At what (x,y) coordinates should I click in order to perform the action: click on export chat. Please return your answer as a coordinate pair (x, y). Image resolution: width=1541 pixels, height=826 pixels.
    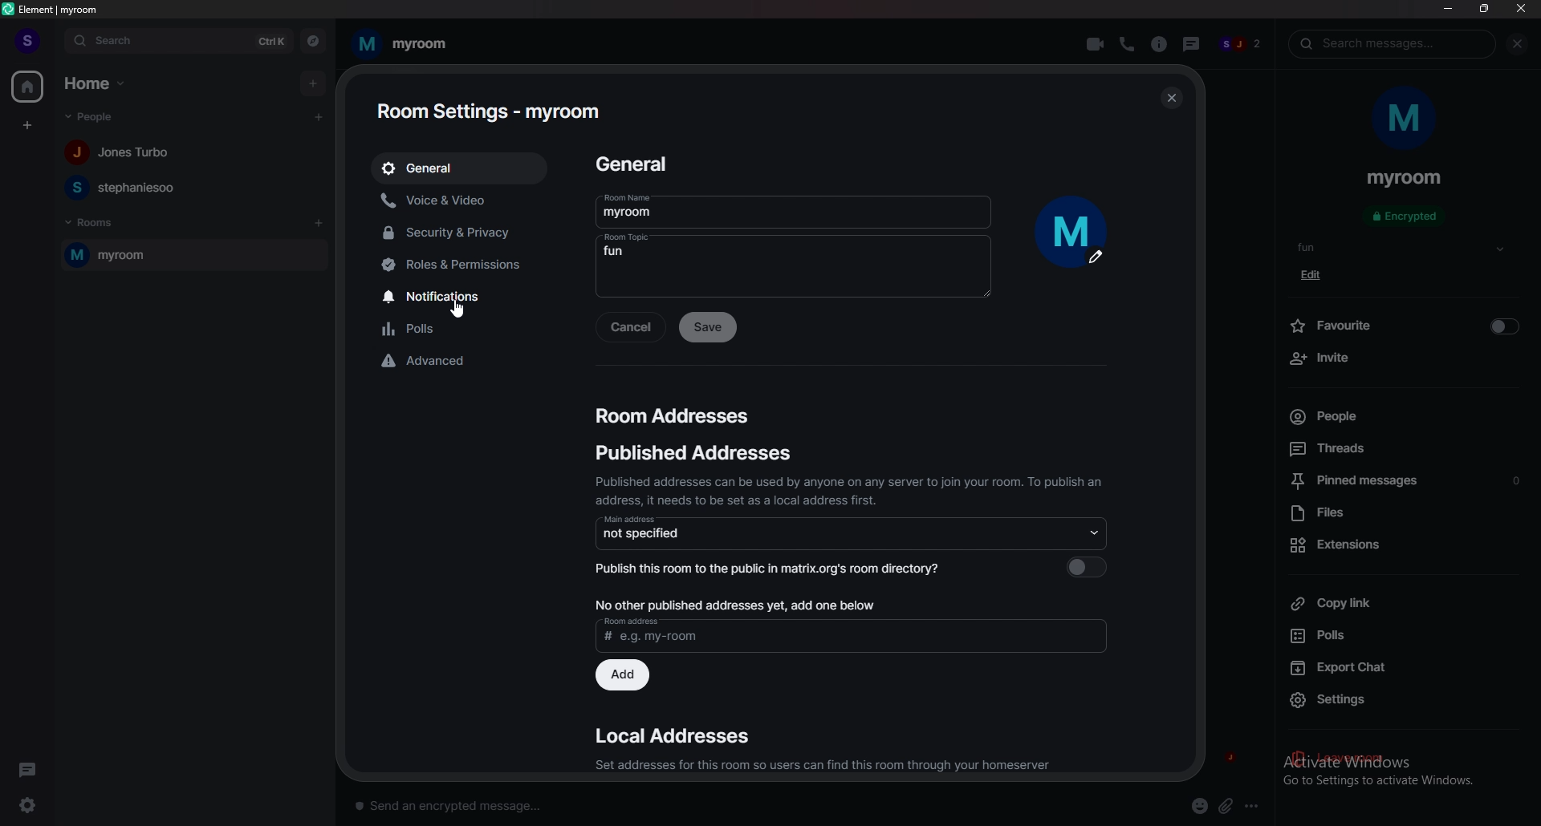
    Looking at the image, I should click on (1401, 666).